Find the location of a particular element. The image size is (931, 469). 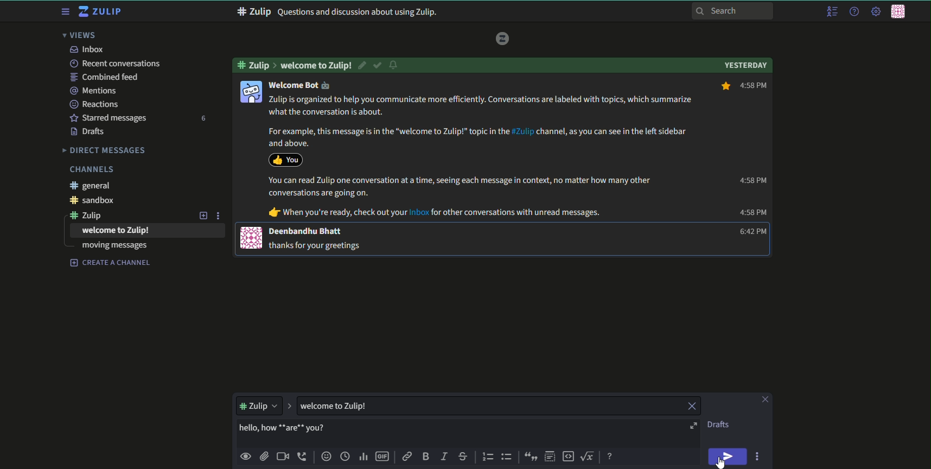

cursor is located at coordinates (723, 461).